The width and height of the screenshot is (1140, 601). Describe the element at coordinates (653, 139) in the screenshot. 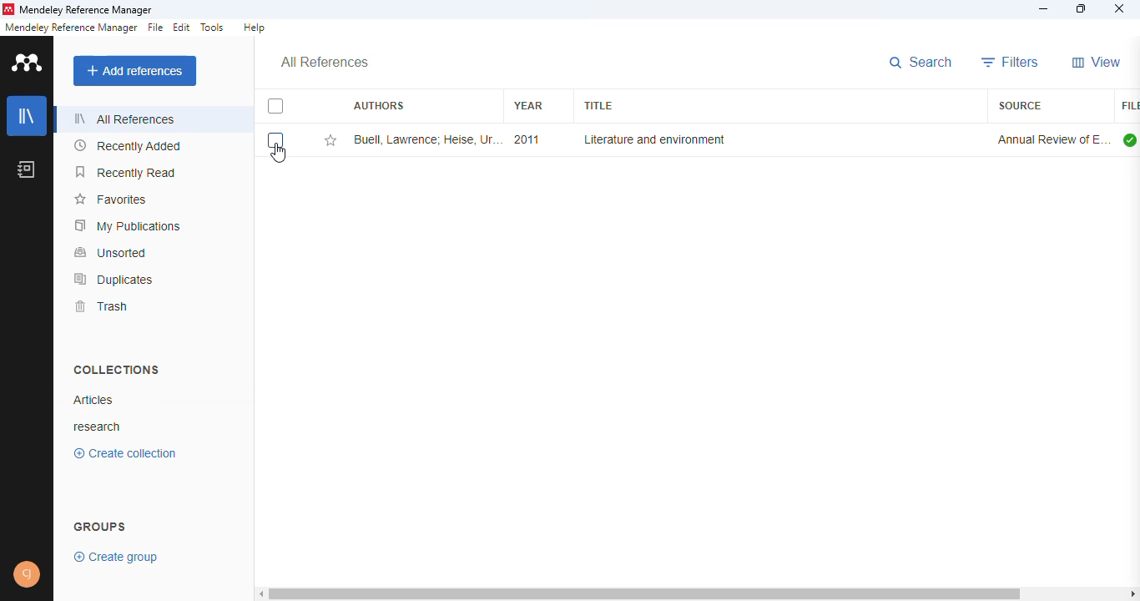

I see `literature and environment` at that location.